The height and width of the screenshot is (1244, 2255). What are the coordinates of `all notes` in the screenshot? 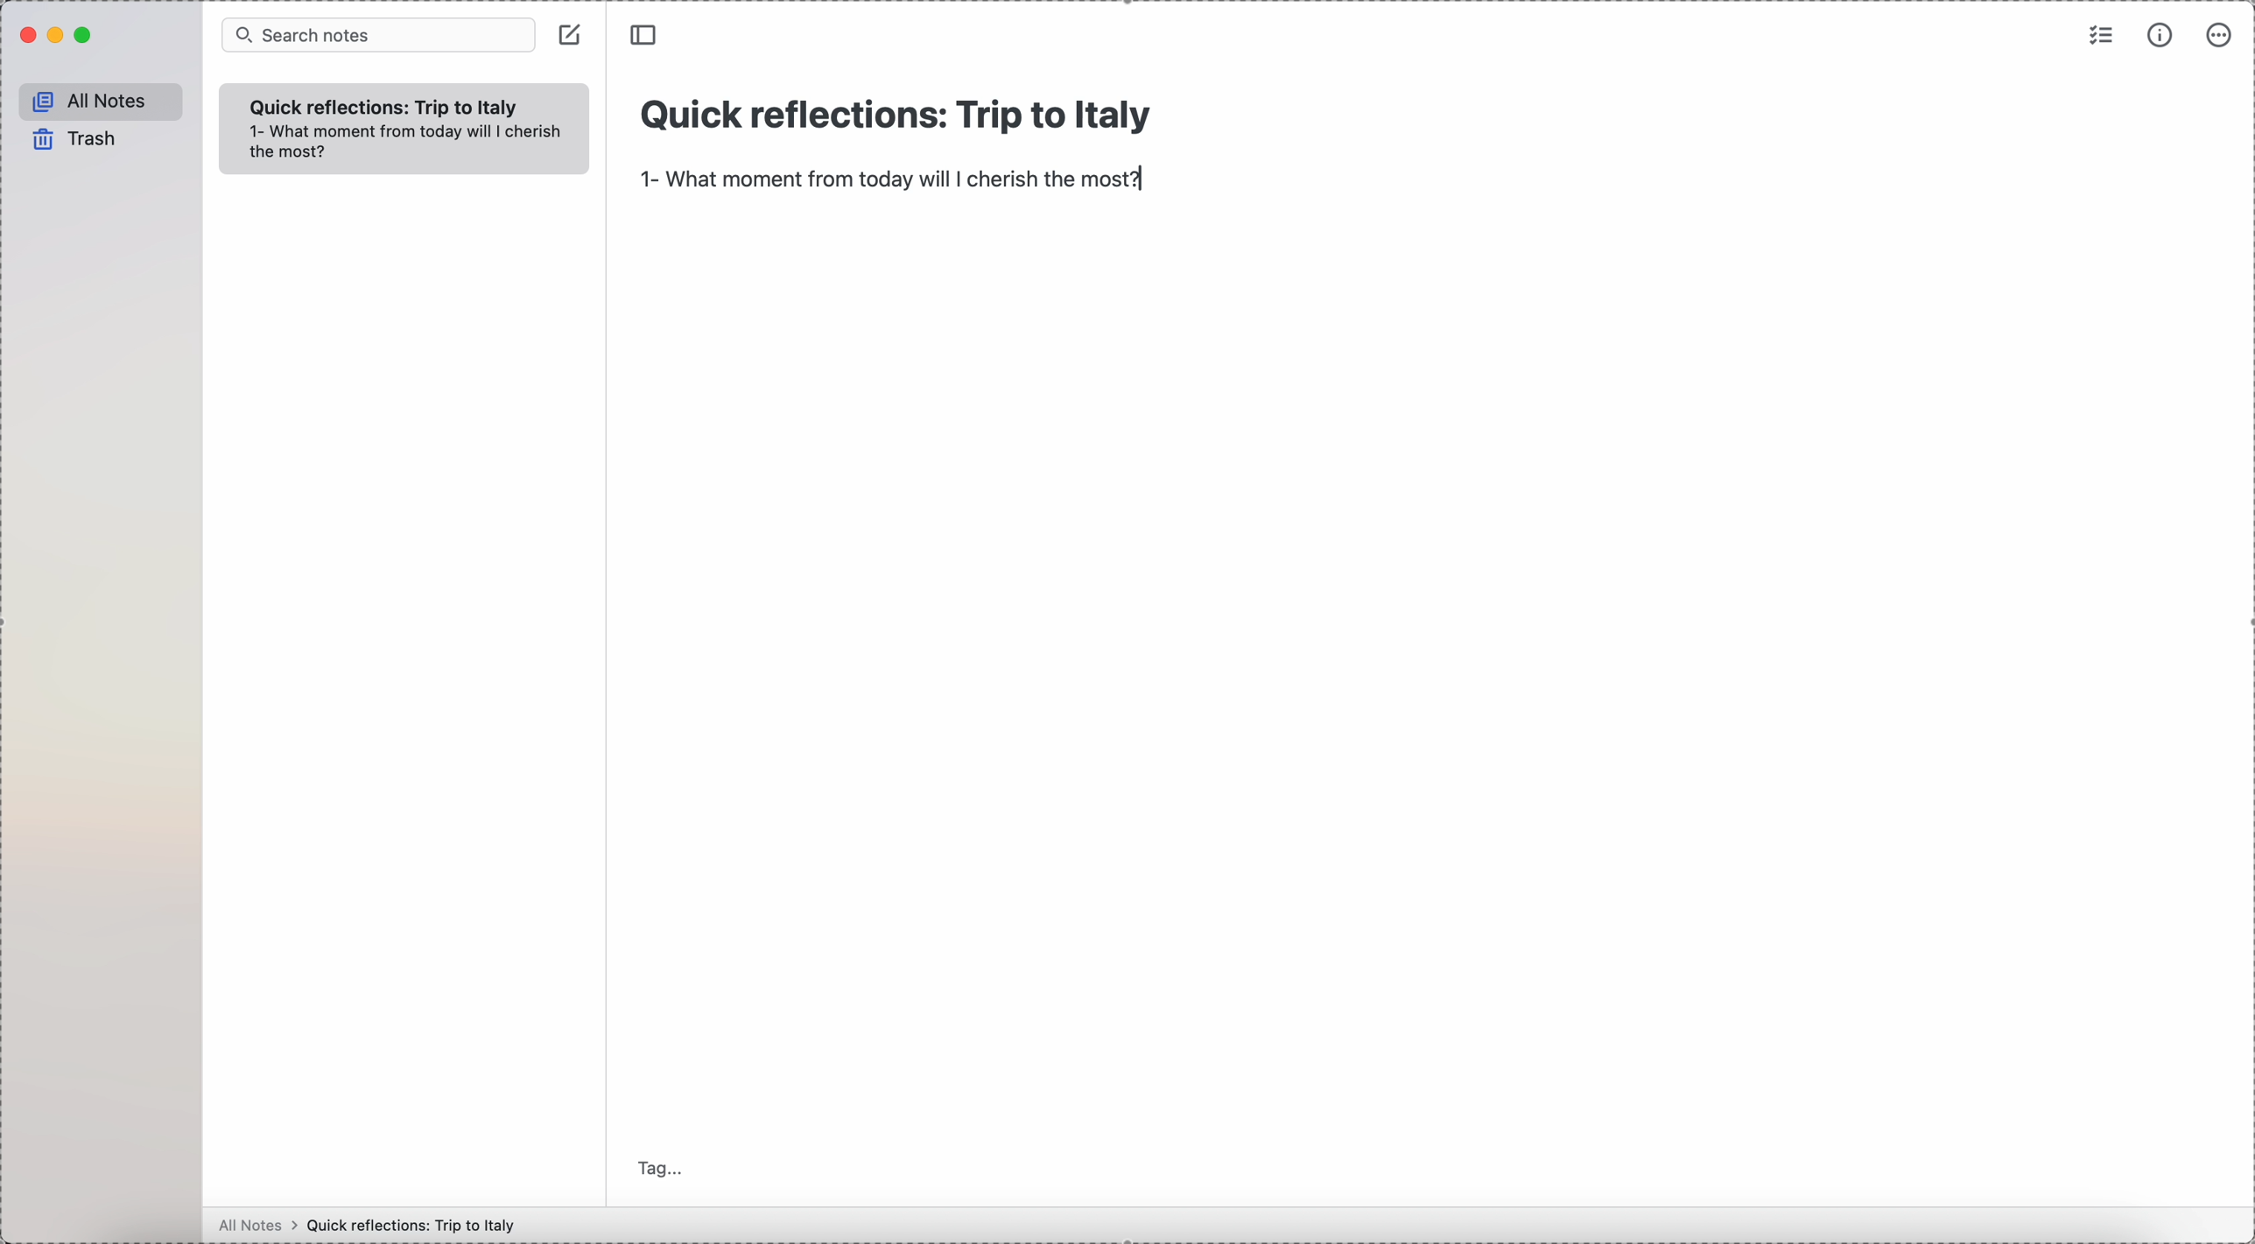 It's located at (252, 1226).